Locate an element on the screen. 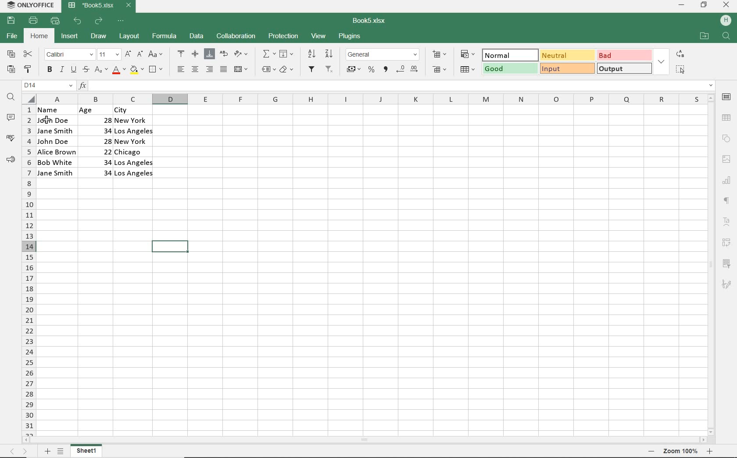 The height and width of the screenshot is (458, 737). FORMULA is located at coordinates (165, 36).